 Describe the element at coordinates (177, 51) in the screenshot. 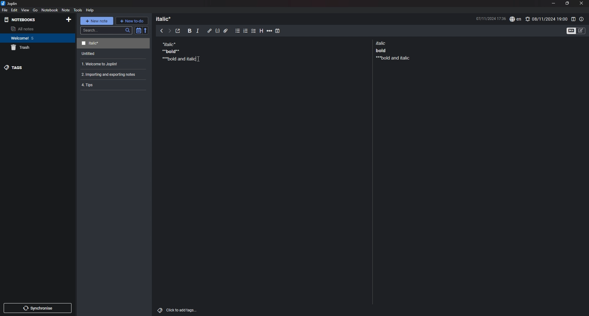

I see `note` at that location.